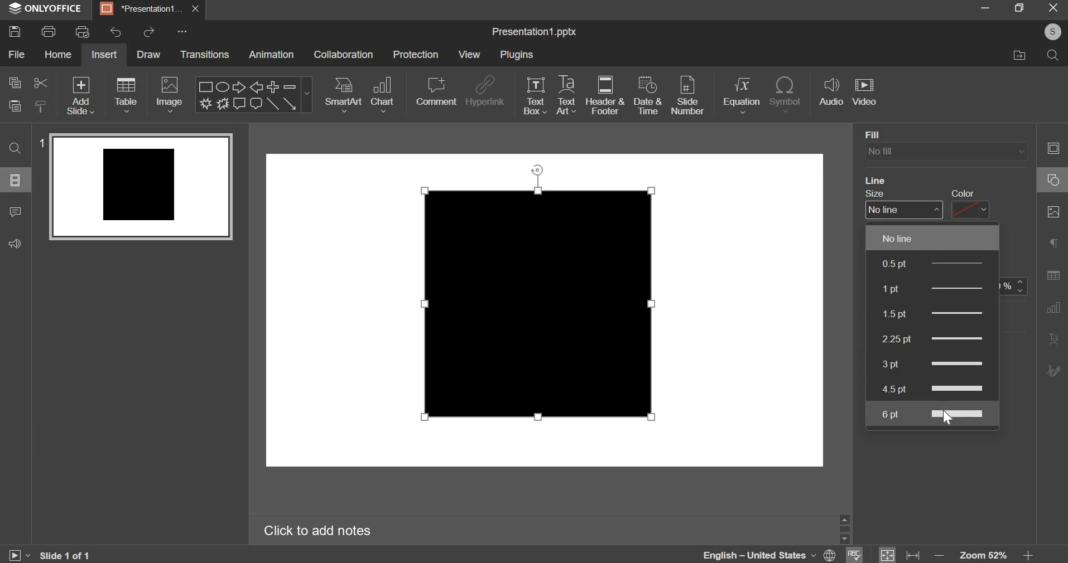  Describe the element at coordinates (951, 288) in the screenshot. I see `1pt` at that location.